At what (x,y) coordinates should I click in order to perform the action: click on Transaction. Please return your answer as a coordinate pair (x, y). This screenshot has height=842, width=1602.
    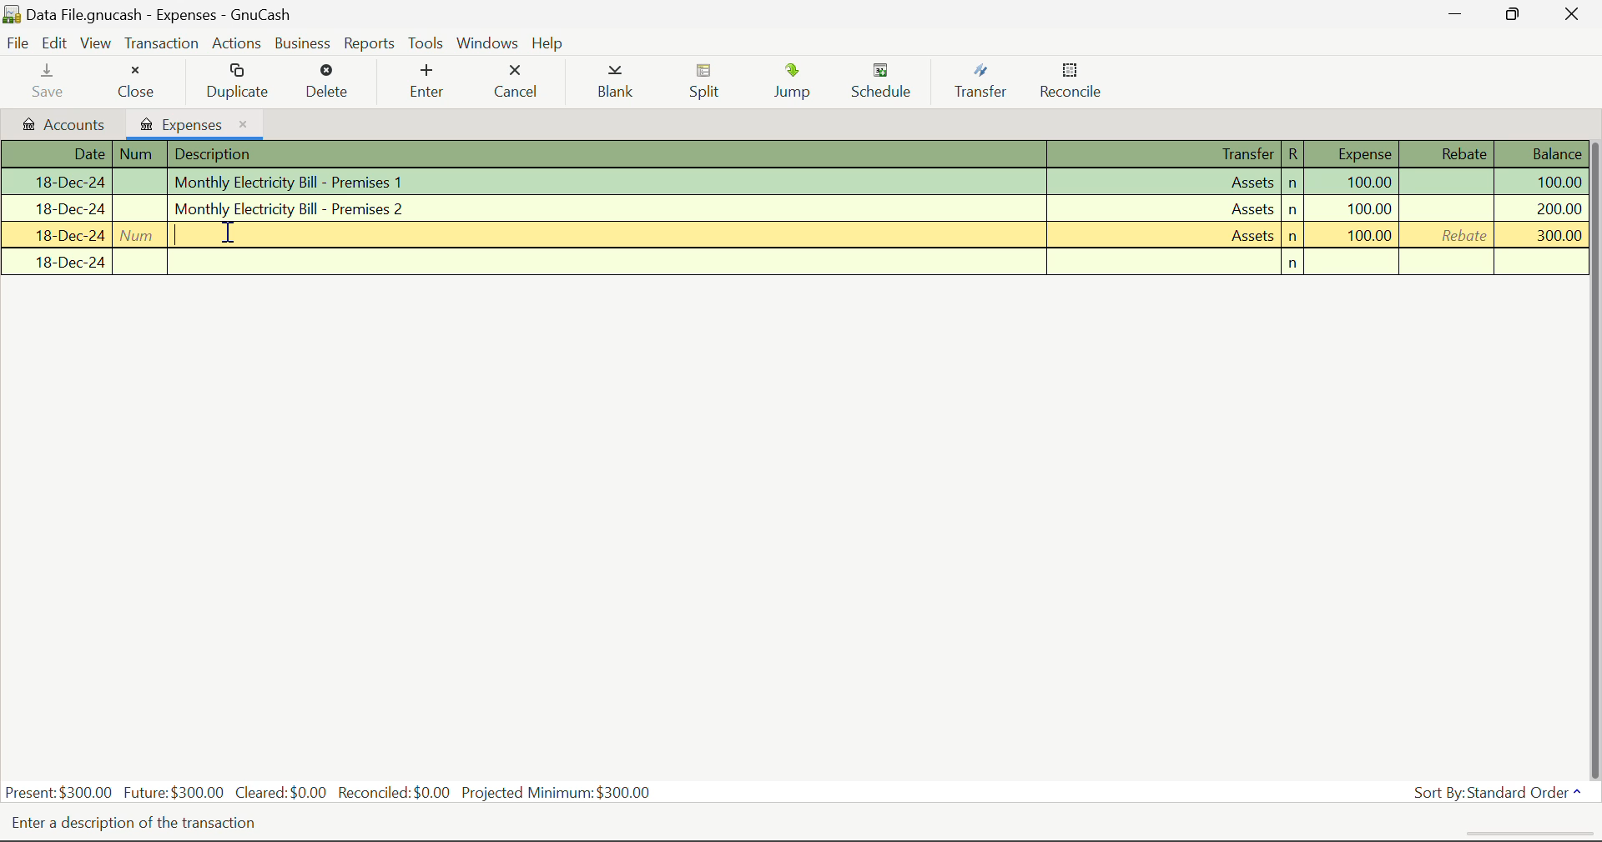
    Looking at the image, I should click on (161, 44).